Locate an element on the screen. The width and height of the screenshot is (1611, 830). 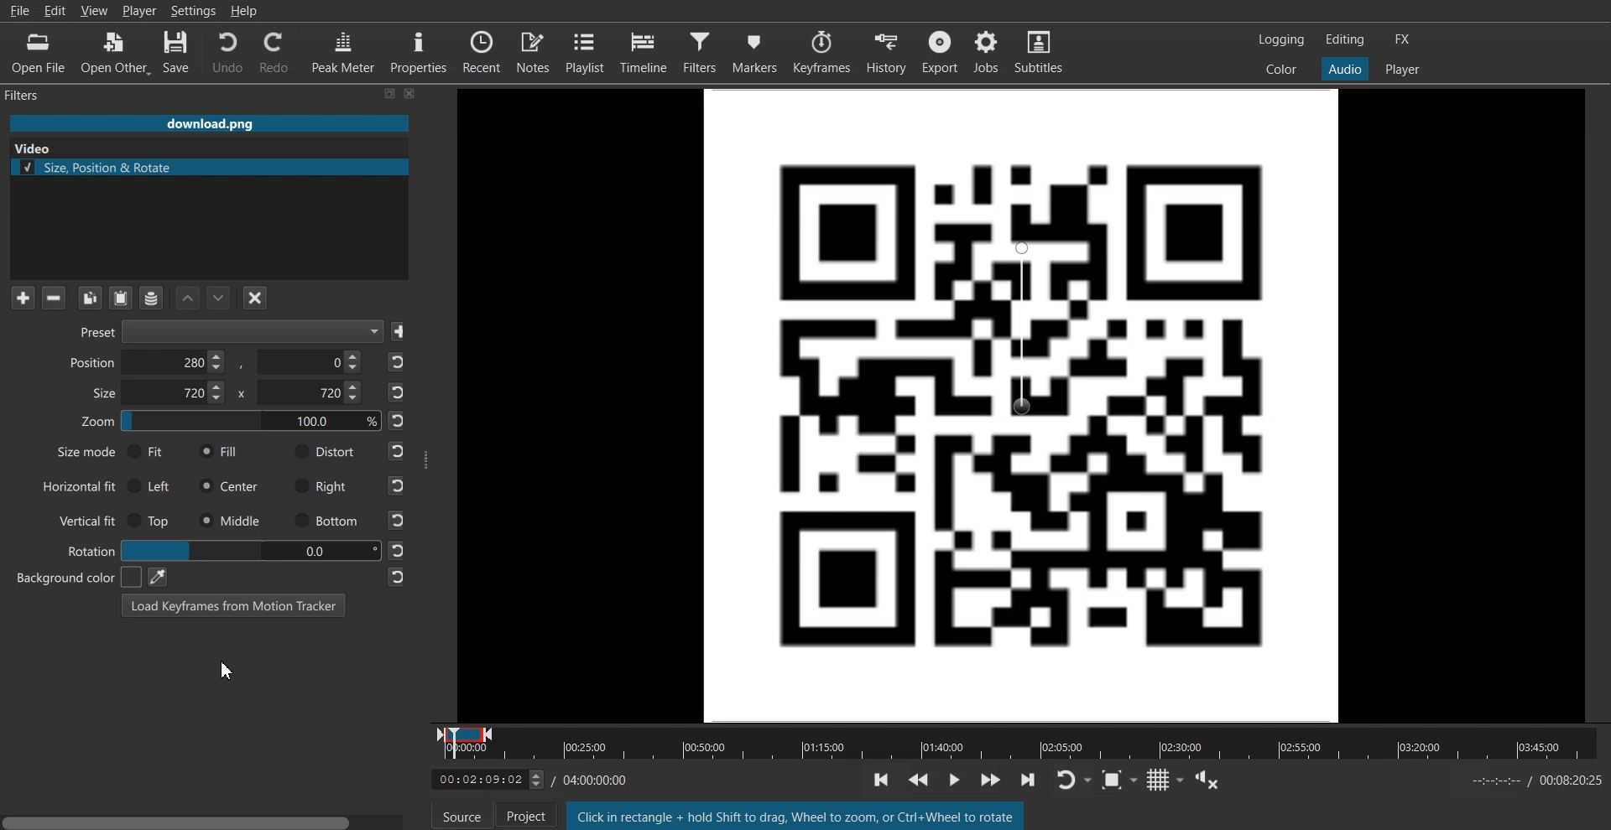
Copy checked Filter is located at coordinates (91, 298).